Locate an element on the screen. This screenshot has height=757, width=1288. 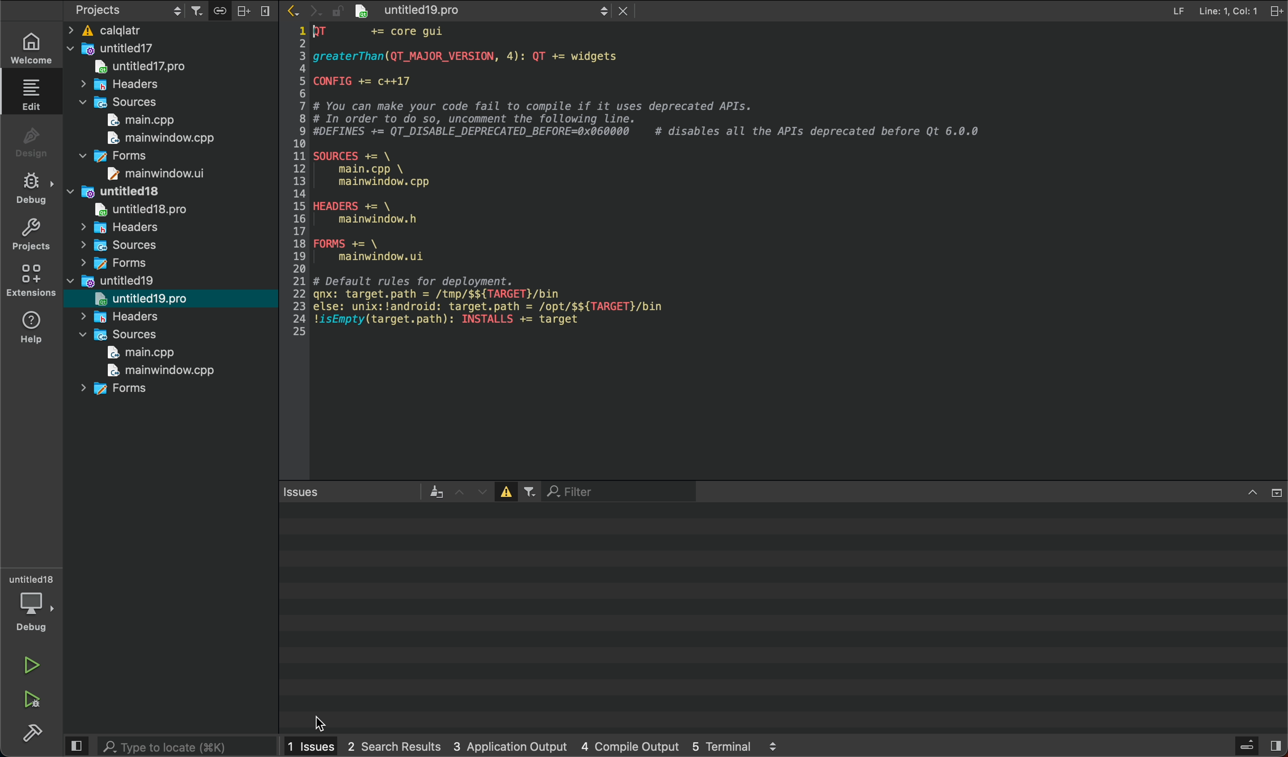
error is located at coordinates (503, 491).